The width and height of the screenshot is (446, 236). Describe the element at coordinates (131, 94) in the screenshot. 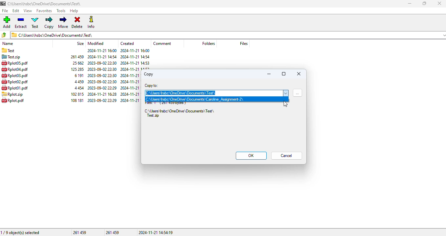

I see `created date & time` at that location.